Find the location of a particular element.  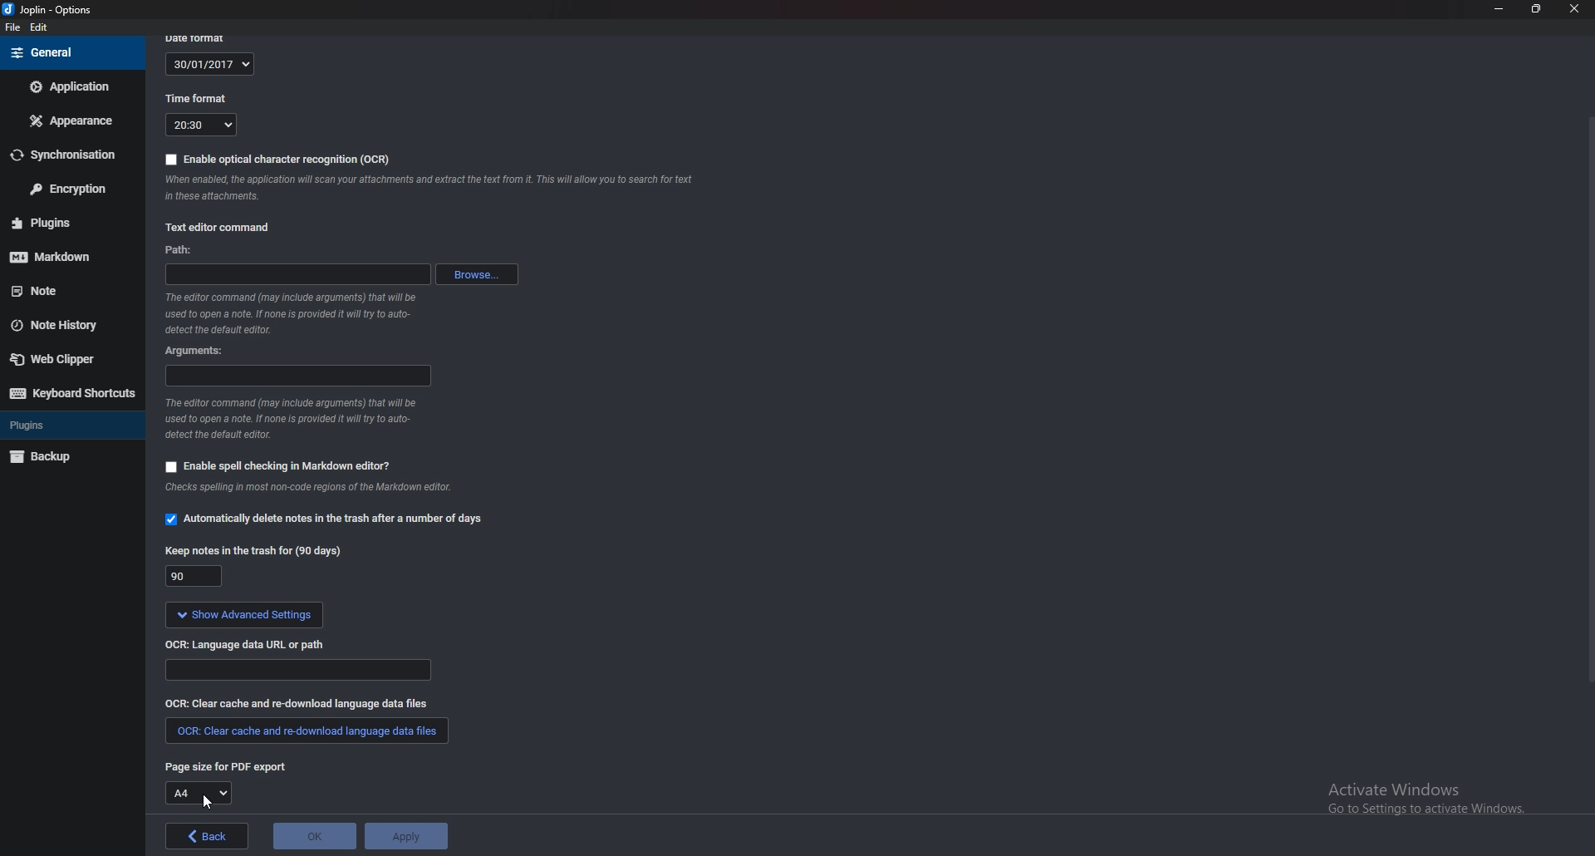

path is located at coordinates (297, 276).